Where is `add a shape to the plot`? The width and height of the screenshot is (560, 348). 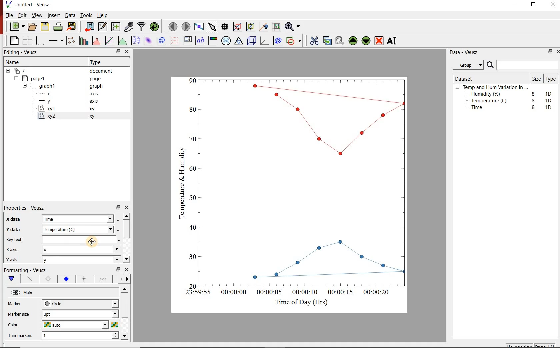
add a shape to the plot is located at coordinates (295, 42).